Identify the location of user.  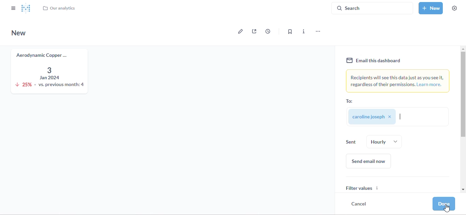
(371, 140).